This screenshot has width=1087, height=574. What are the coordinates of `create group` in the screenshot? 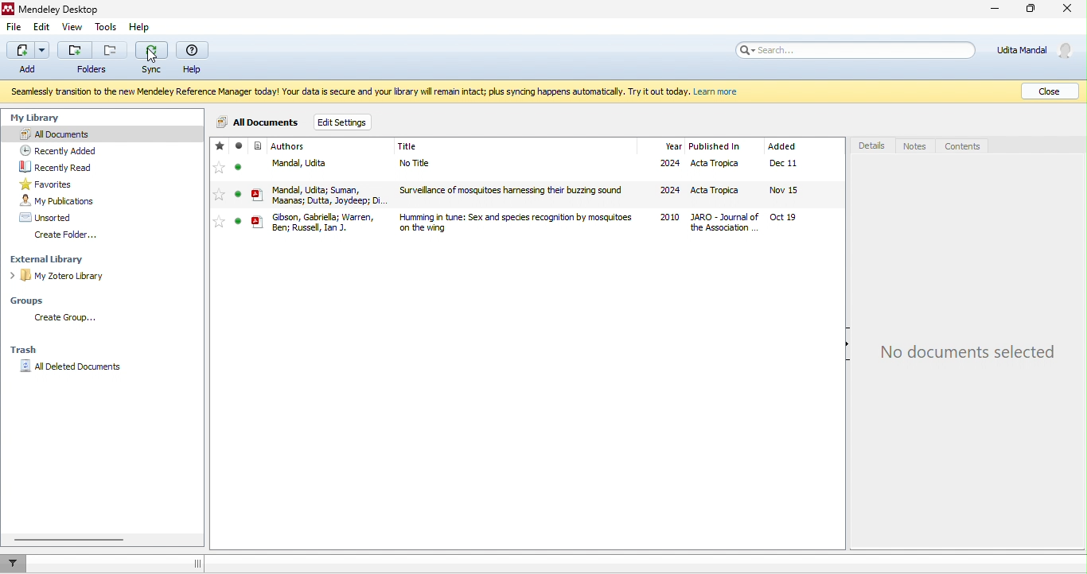 It's located at (64, 316).